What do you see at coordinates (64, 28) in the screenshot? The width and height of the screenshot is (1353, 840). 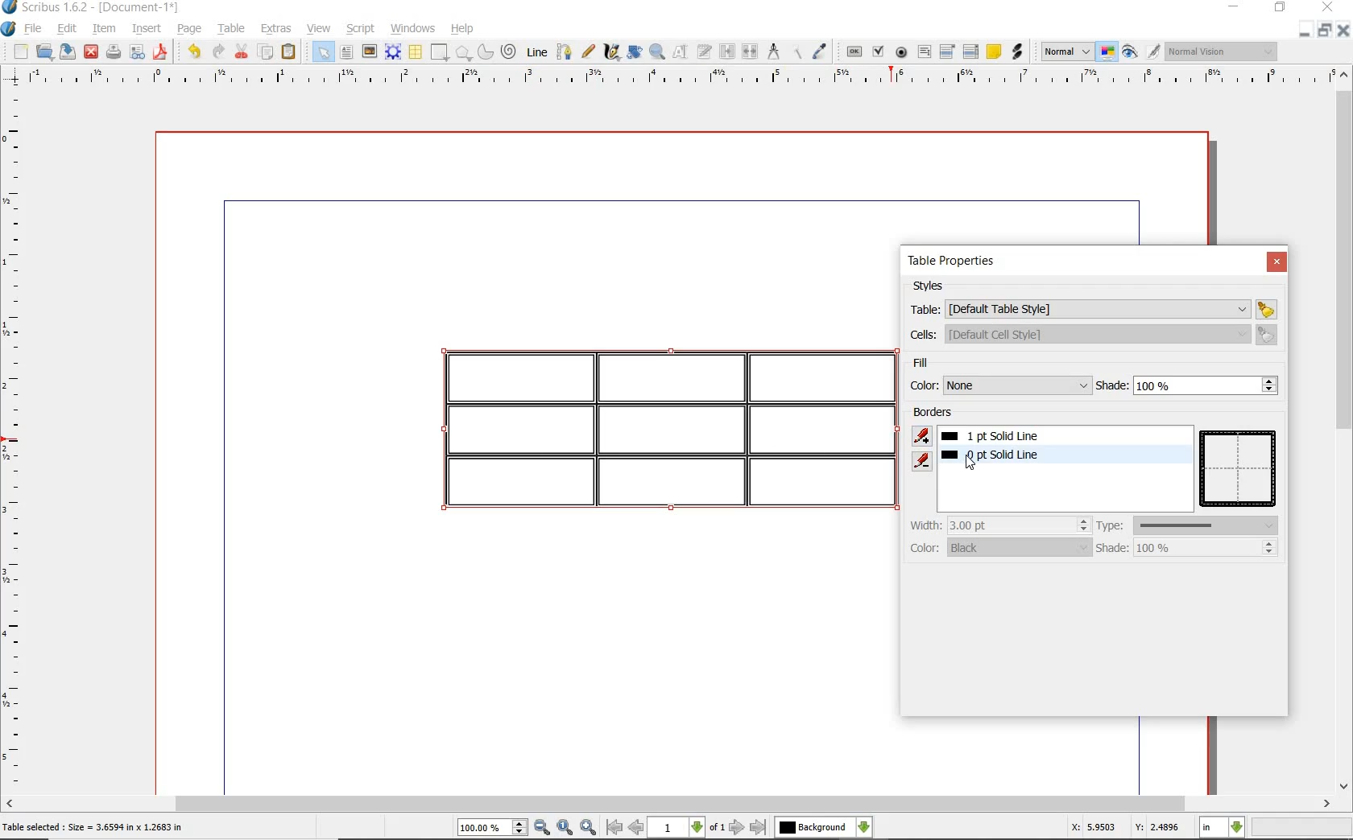 I see `edit` at bounding box center [64, 28].